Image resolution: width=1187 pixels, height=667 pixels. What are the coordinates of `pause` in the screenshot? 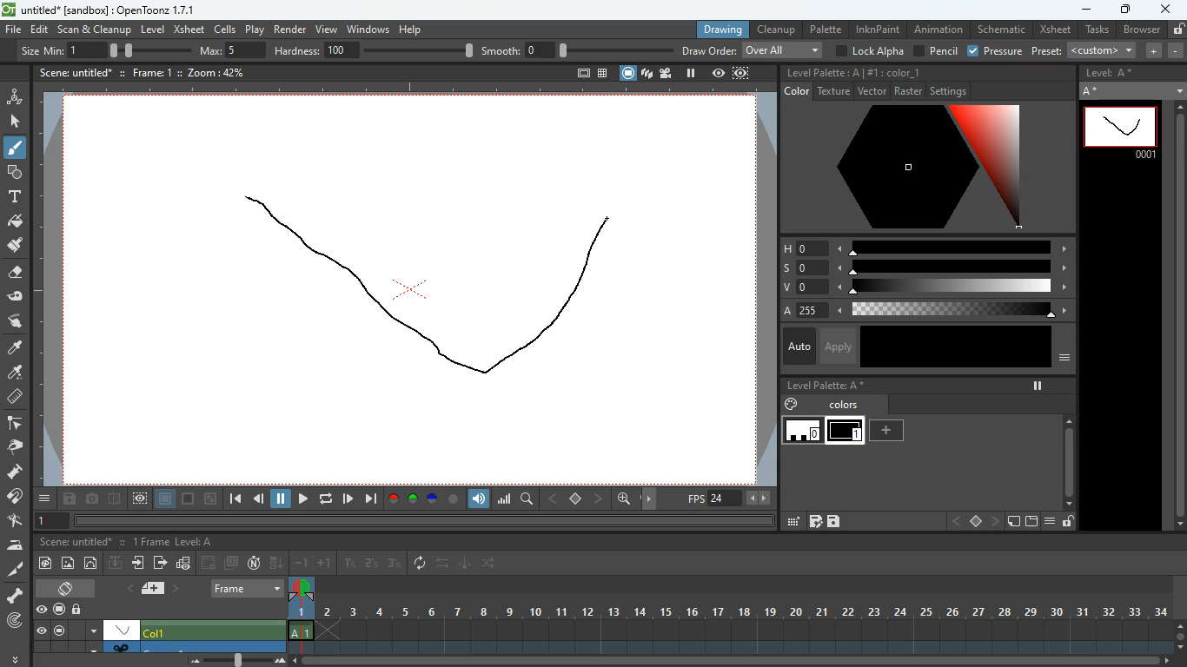 It's located at (691, 73).